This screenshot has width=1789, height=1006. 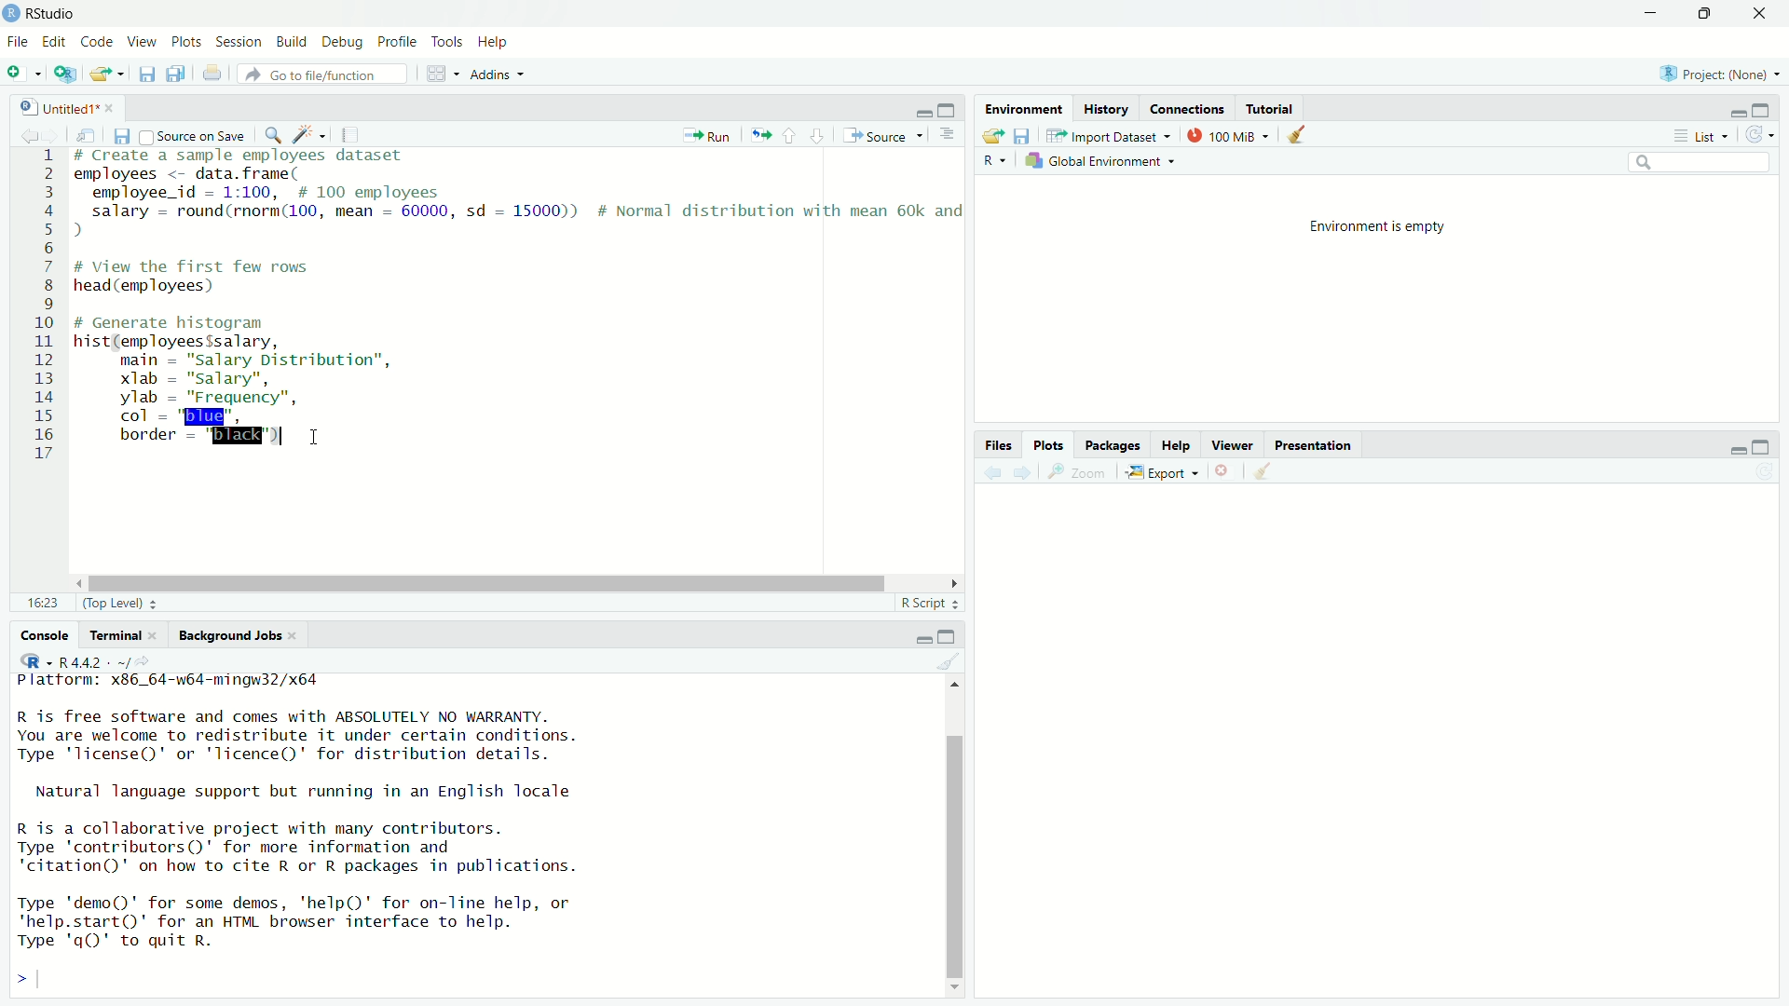 I want to click on Maximise , so click(x=1761, y=448).